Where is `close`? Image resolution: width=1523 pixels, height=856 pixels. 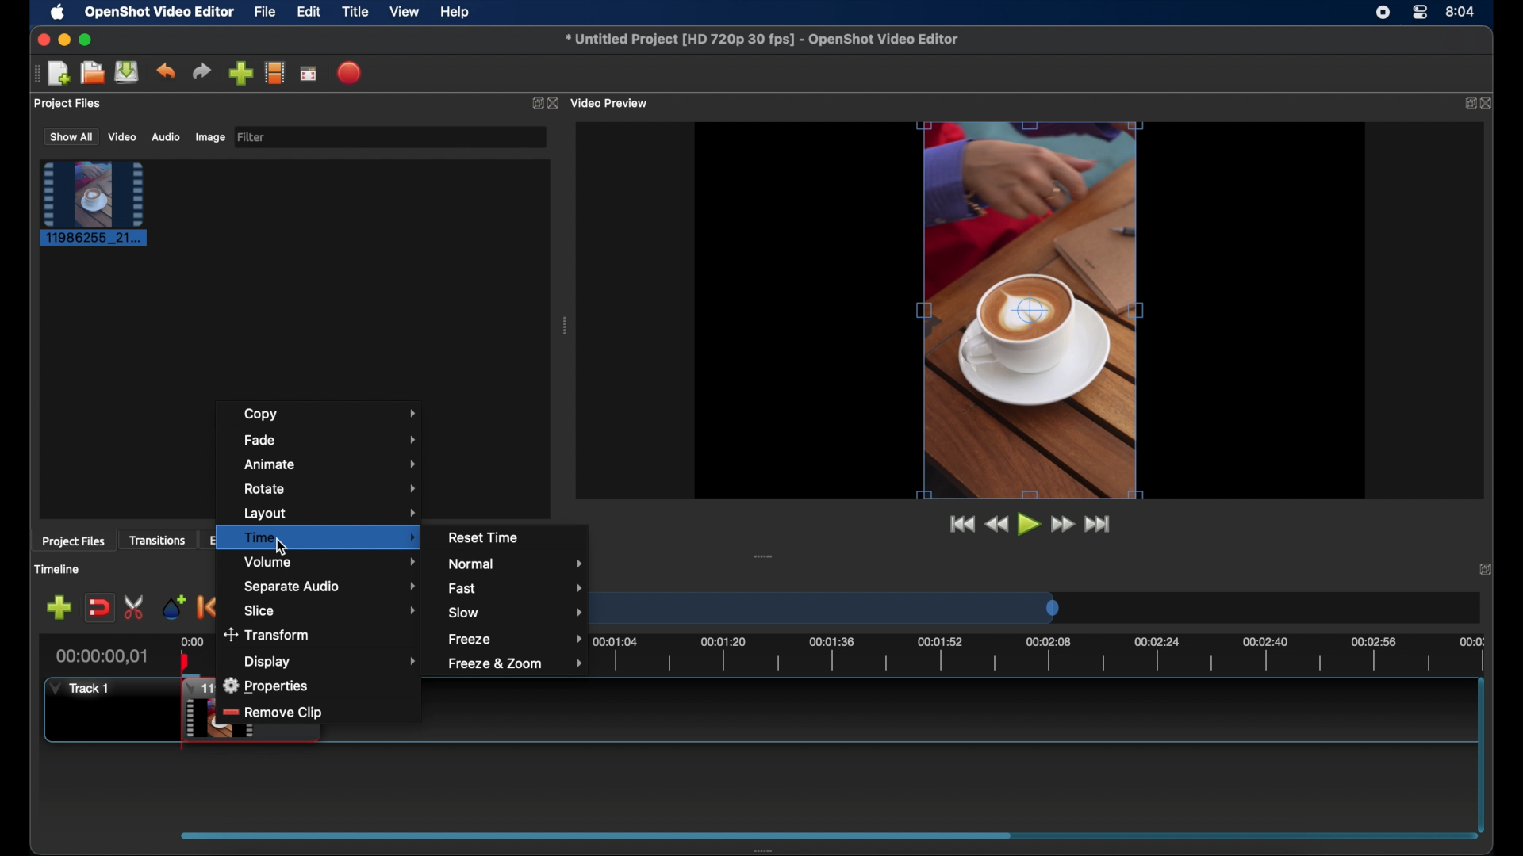 close is located at coordinates (554, 103).